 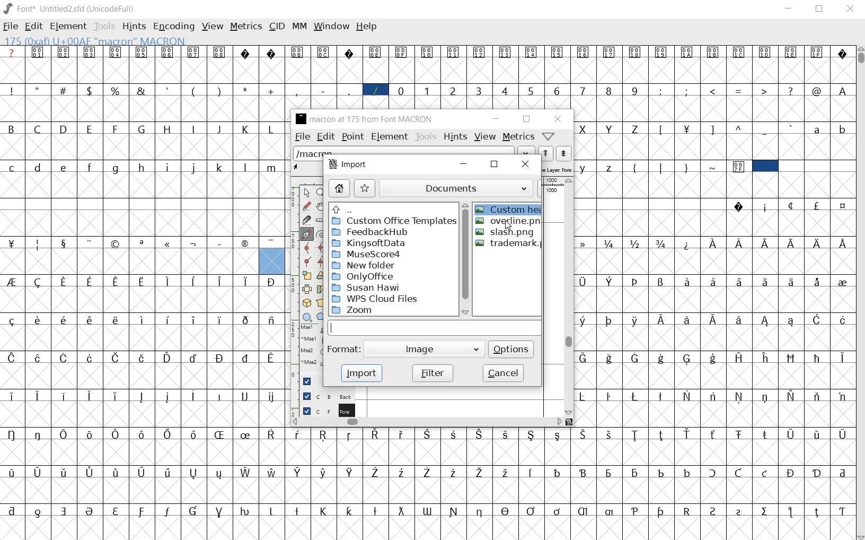 What do you see at coordinates (376, 473) in the screenshot?
I see `Symbol` at bounding box center [376, 473].